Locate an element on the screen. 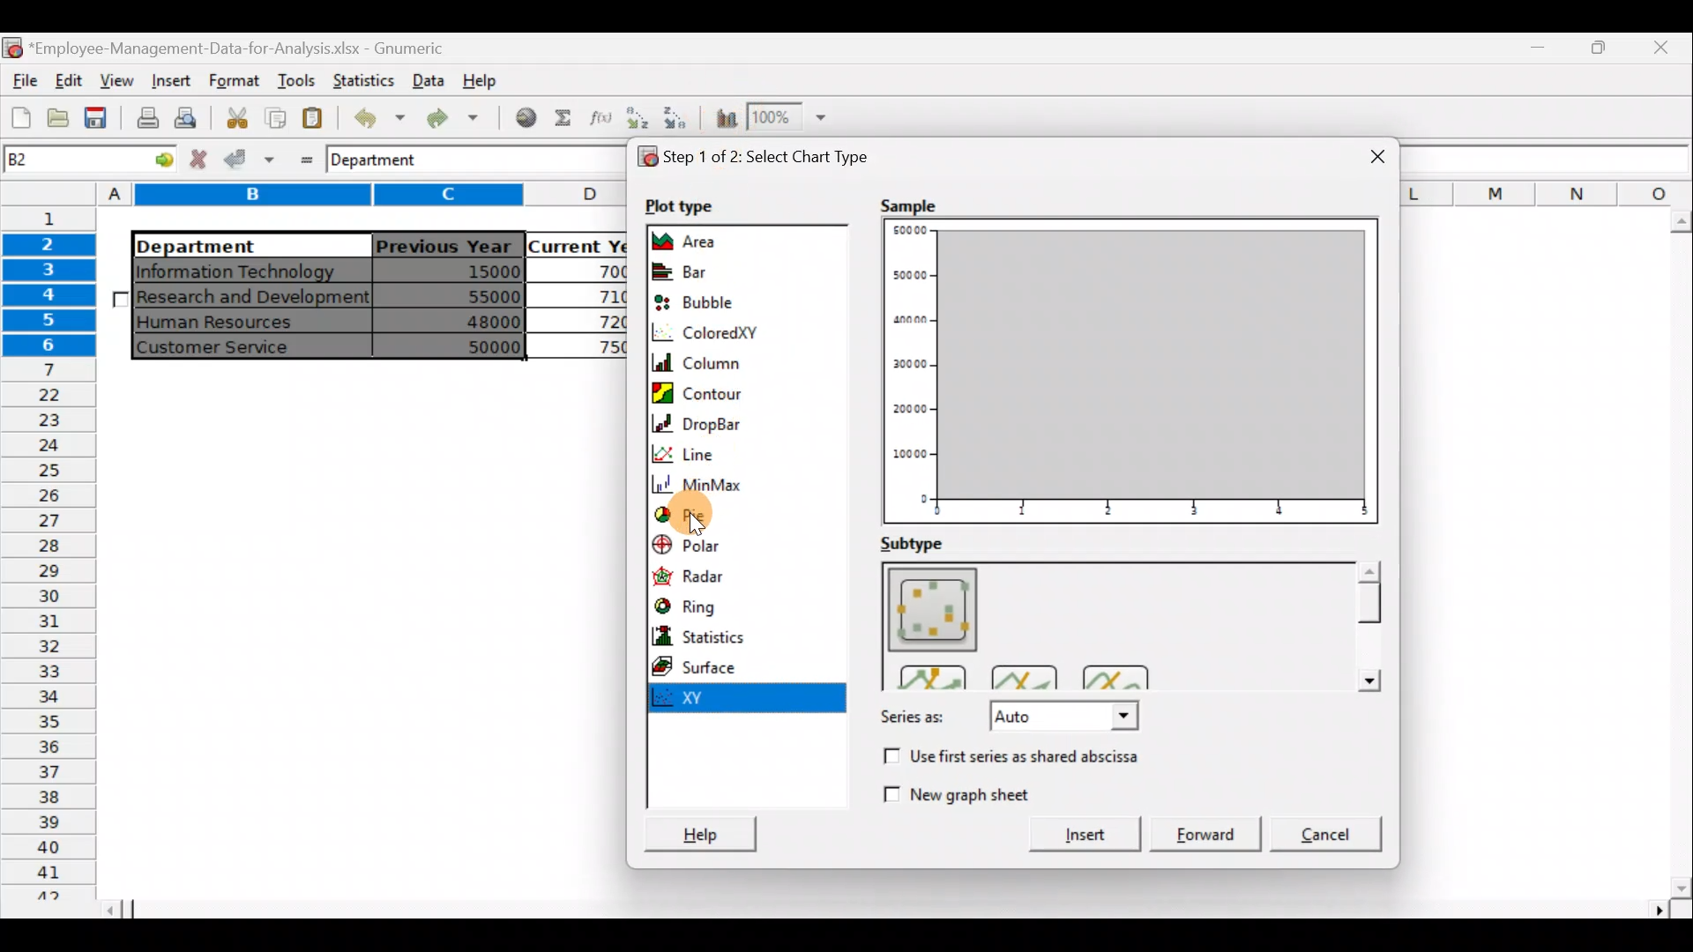  |Information Technology is located at coordinates (250, 271).